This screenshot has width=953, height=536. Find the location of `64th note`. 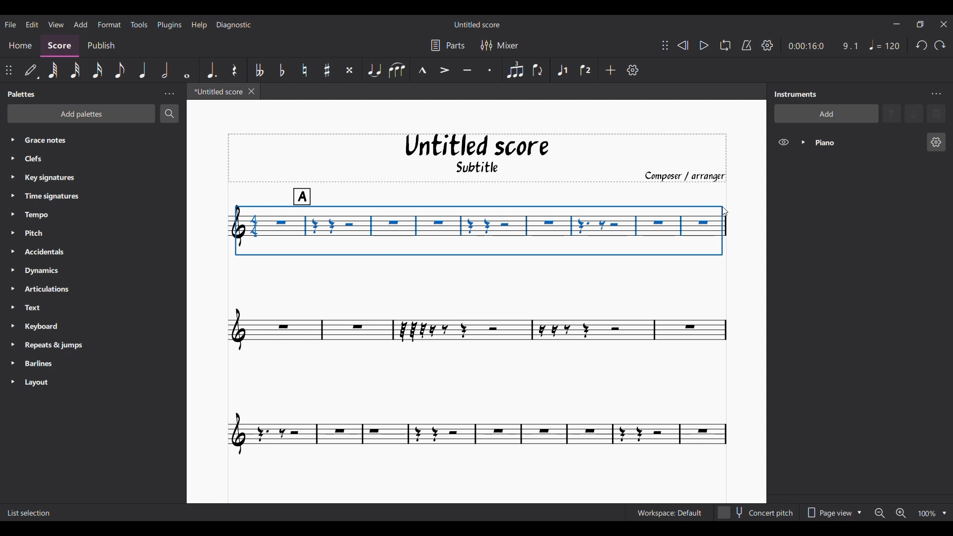

64th note is located at coordinates (53, 70).